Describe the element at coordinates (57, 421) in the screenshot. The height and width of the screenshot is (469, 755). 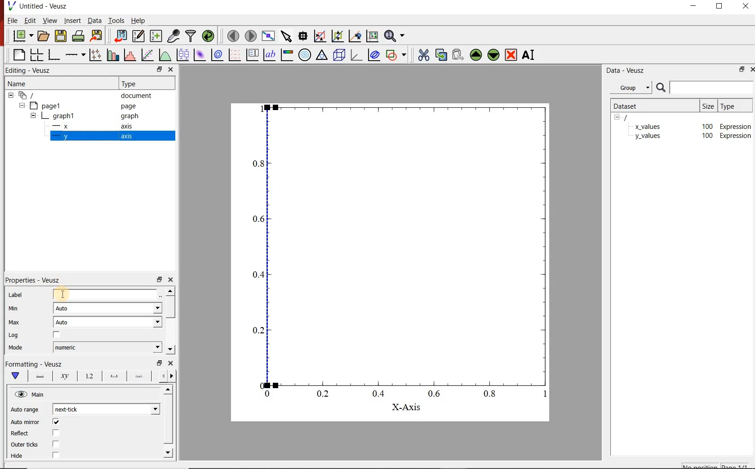
I see `checkbox` at that location.